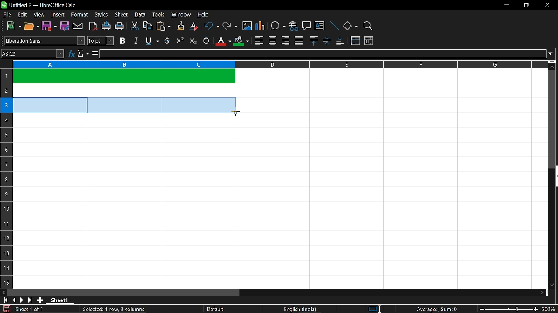 This screenshot has height=313, width=558. I want to click on print directly, so click(105, 27).